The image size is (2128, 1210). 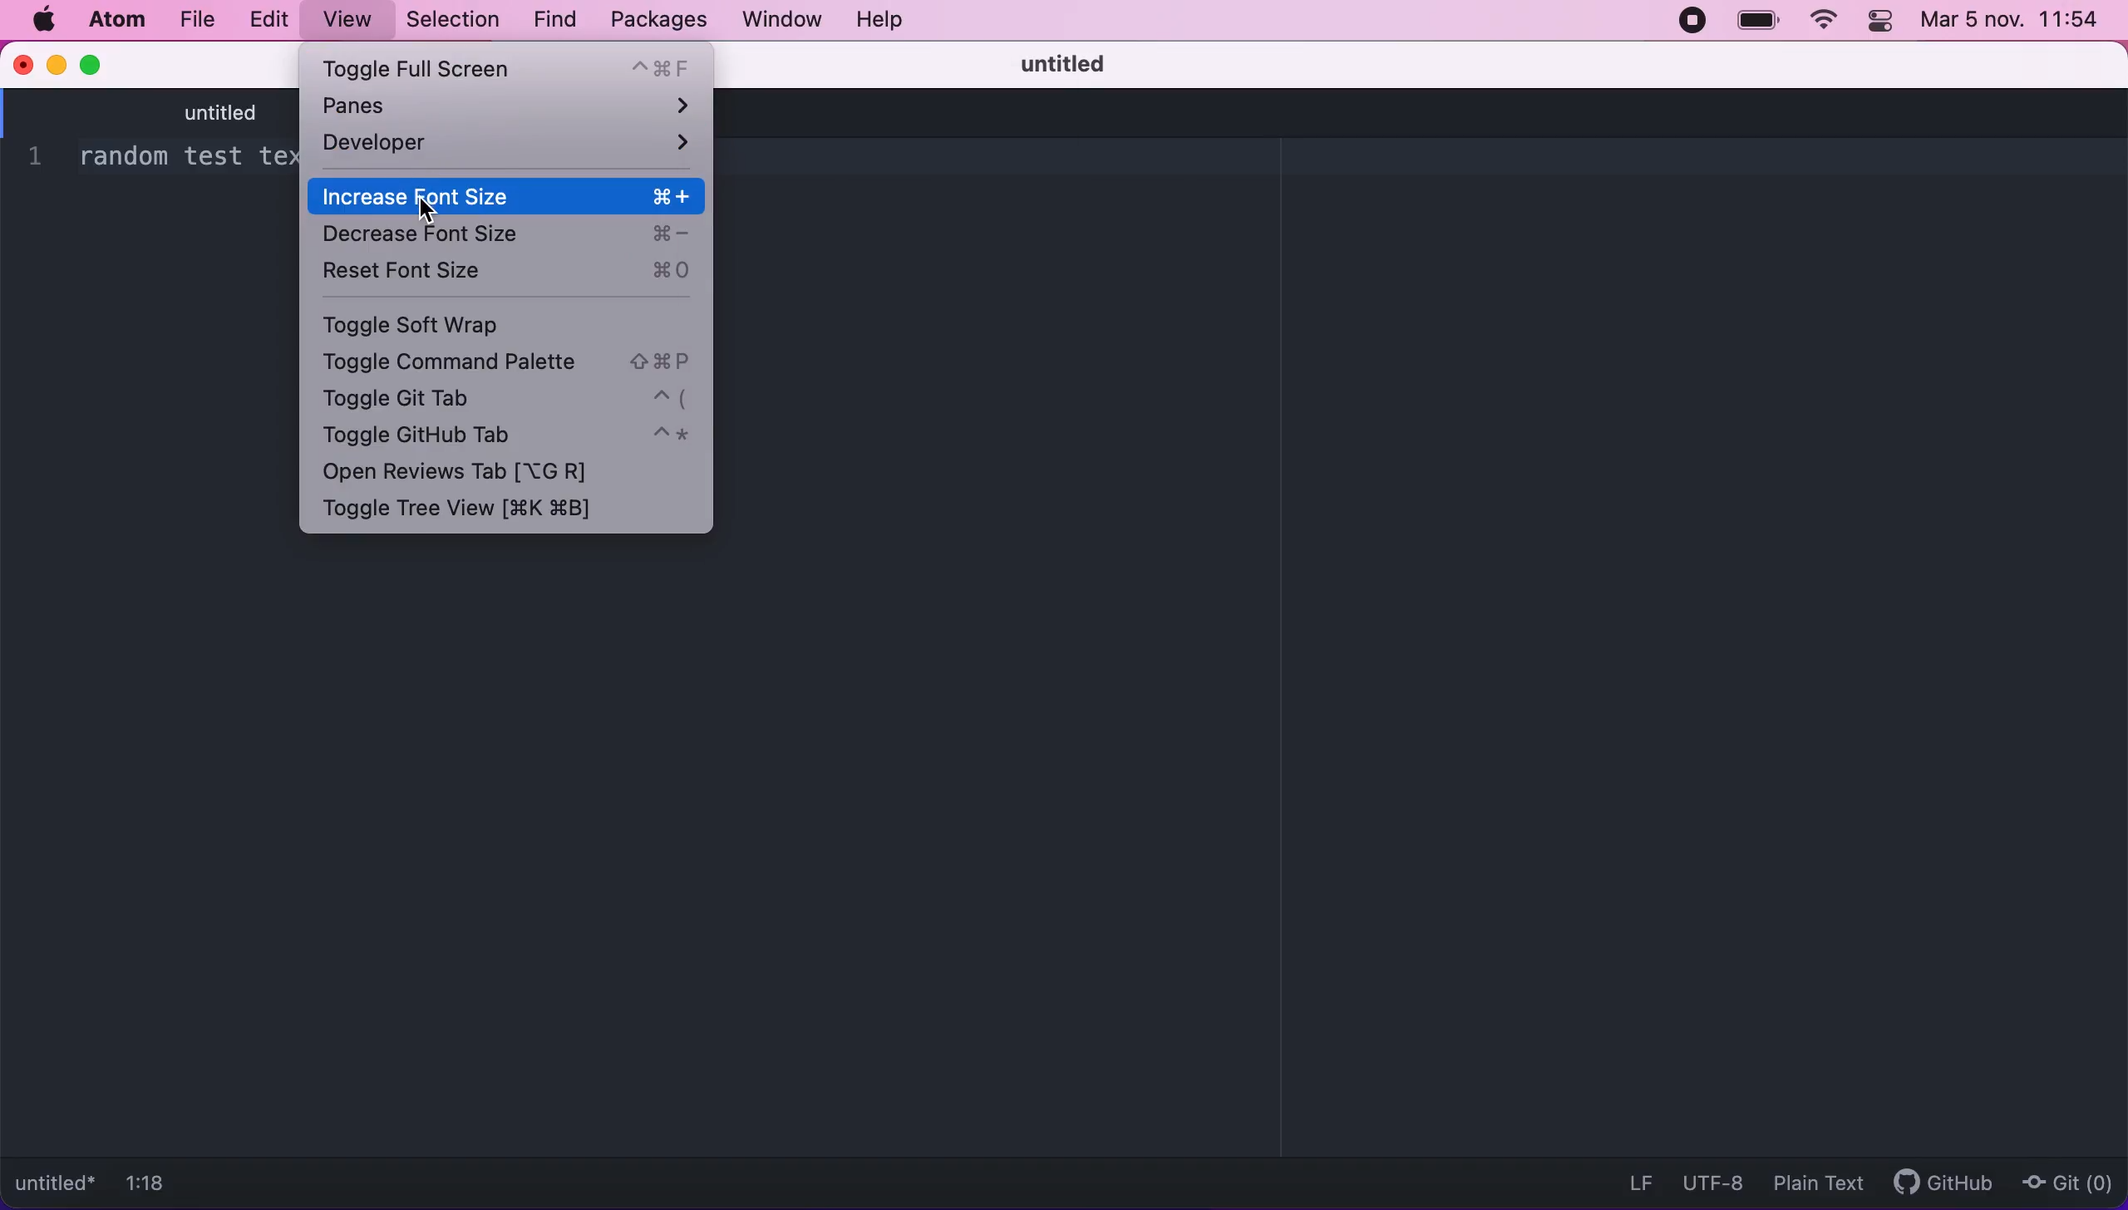 I want to click on mac logo, so click(x=42, y=21).